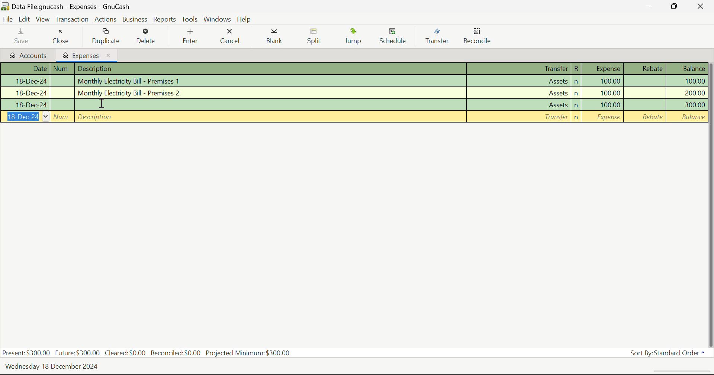  I want to click on Split, so click(318, 37).